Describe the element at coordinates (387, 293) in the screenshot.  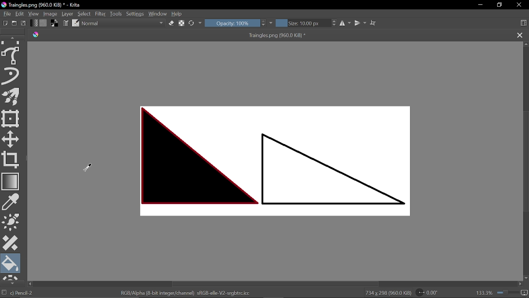
I see `734 x 298 (960.0 KiB)` at that location.